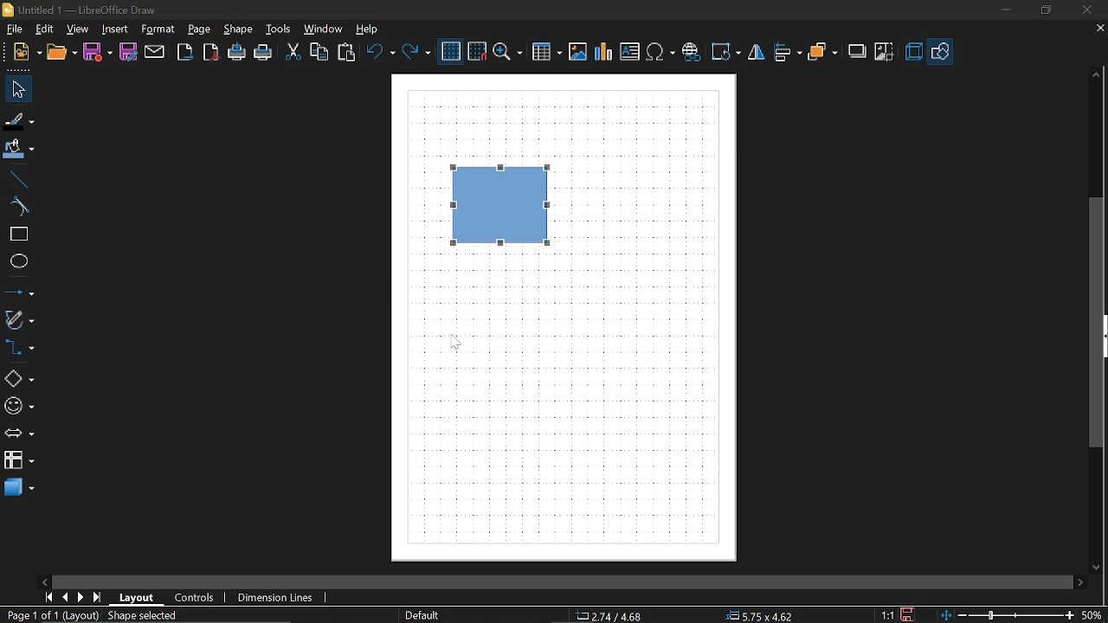 This screenshot has height=623, width=1108. Describe the element at coordinates (13, 29) in the screenshot. I see `File` at that location.